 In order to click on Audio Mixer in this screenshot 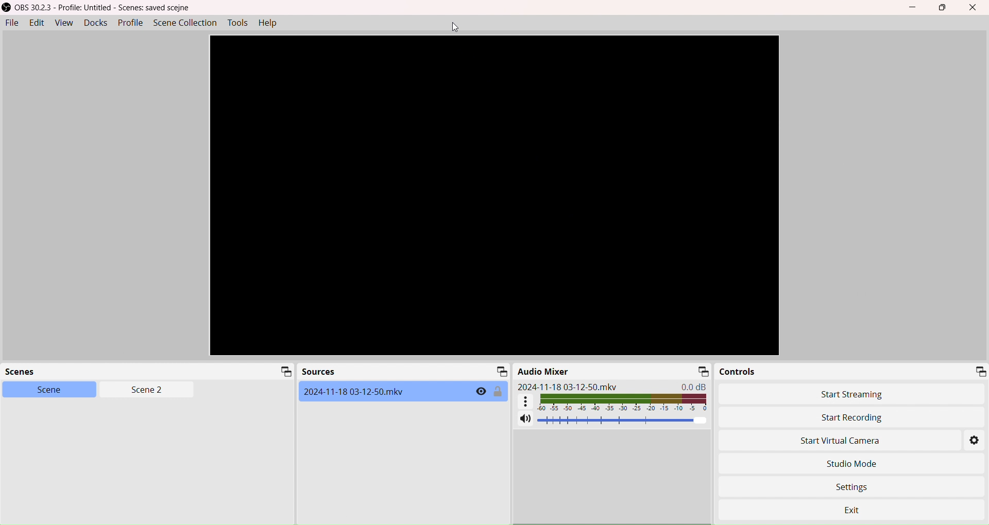, I will do `click(544, 371)`.